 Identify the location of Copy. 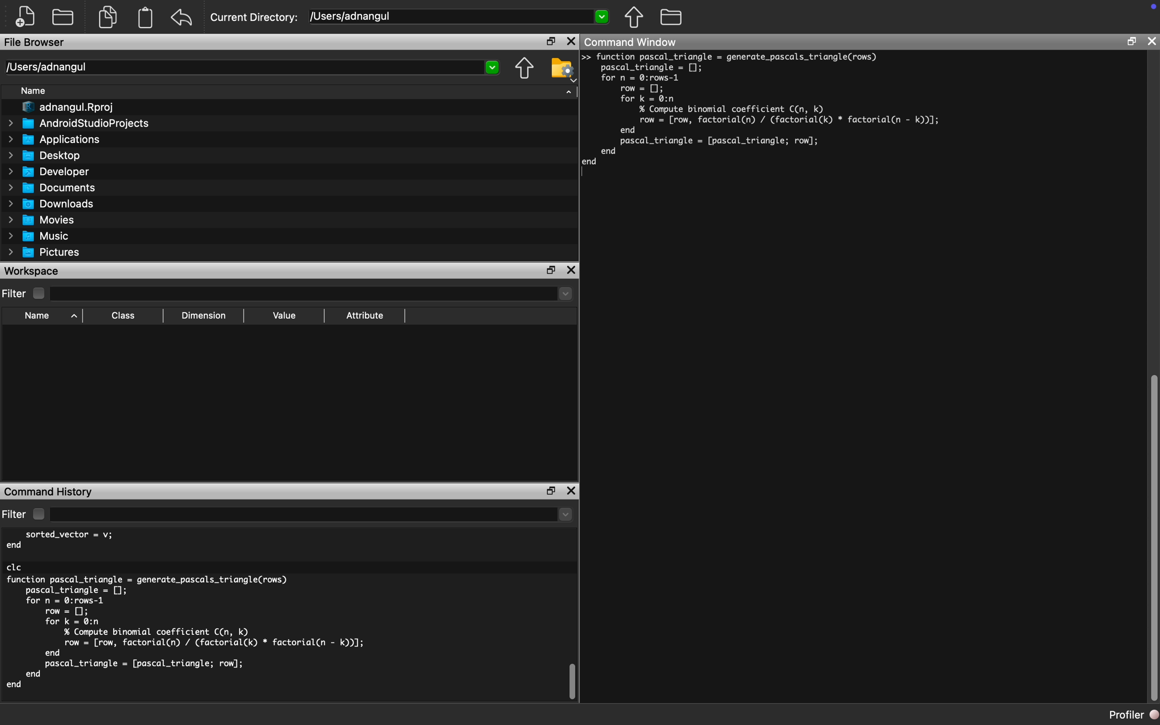
(108, 16).